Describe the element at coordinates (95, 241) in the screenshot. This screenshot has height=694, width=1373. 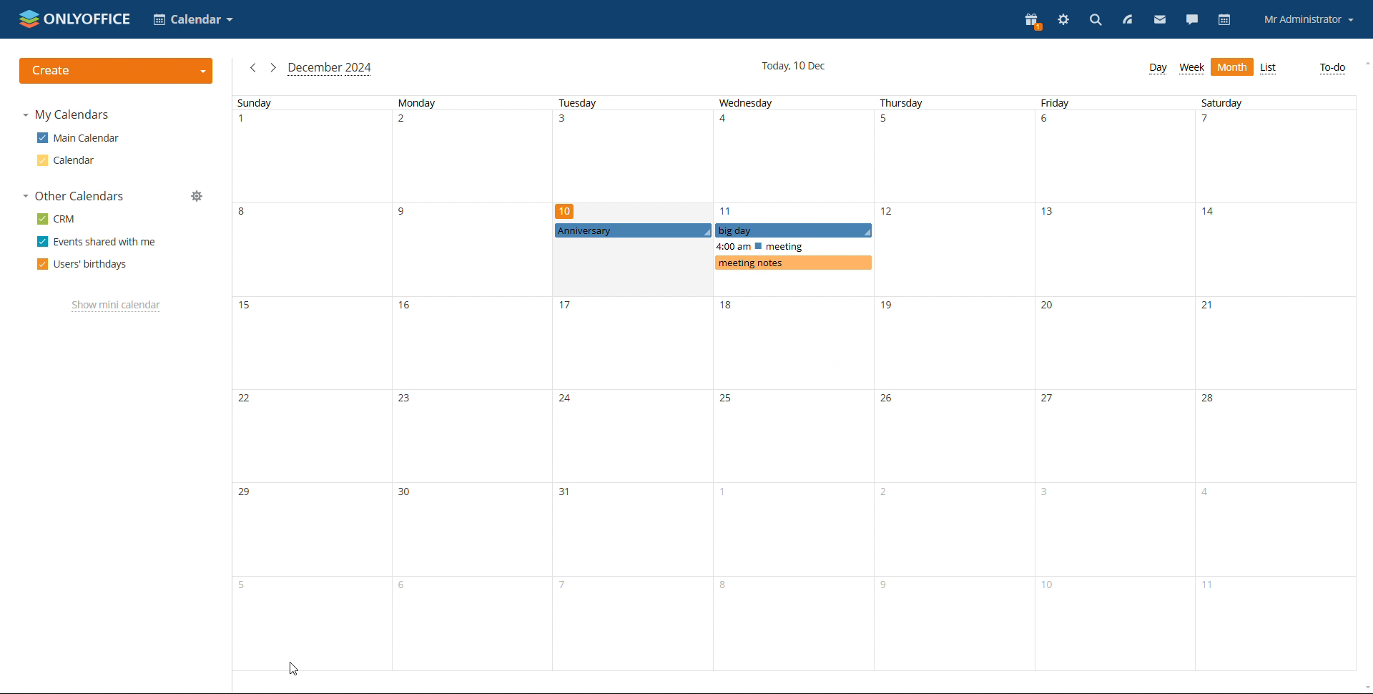
I see `events shared with me` at that location.